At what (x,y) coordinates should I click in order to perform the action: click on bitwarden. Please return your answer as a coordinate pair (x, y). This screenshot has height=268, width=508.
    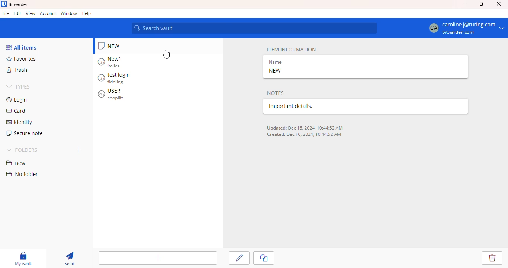
    Looking at the image, I should click on (19, 4).